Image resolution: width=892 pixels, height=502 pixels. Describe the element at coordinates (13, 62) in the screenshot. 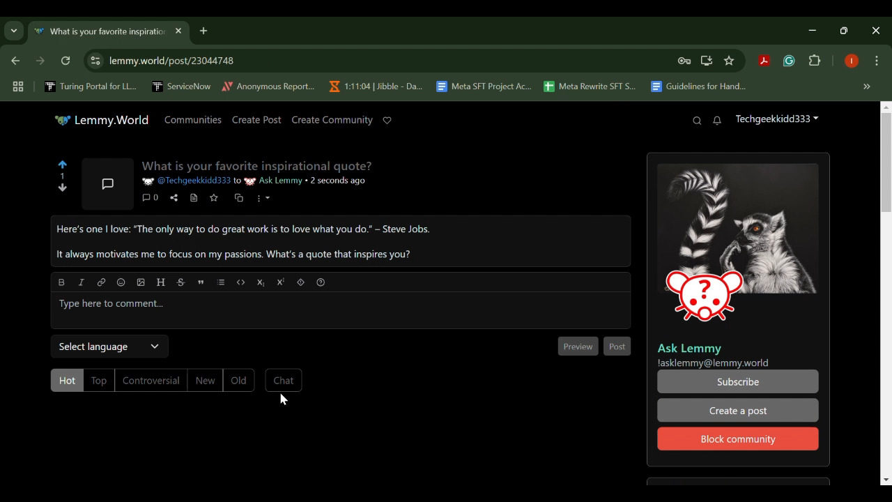

I see `Previous Webpage` at that location.